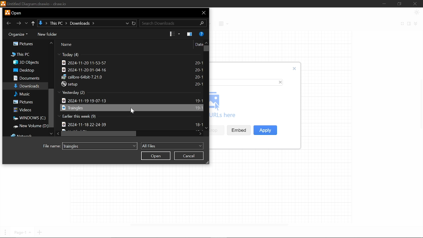  Describe the element at coordinates (198, 100) in the screenshot. I see `19-1` at that location.